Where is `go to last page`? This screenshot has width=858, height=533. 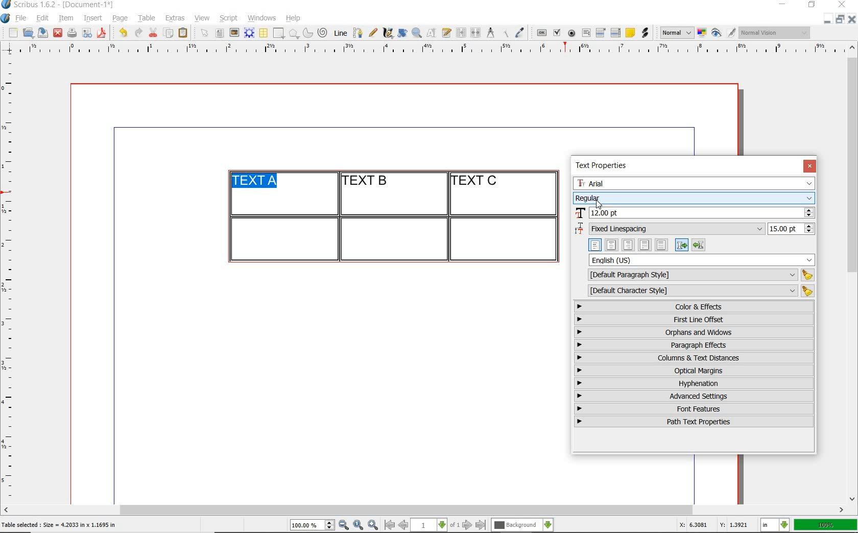
go to last page is located at coordinates (481, 525).